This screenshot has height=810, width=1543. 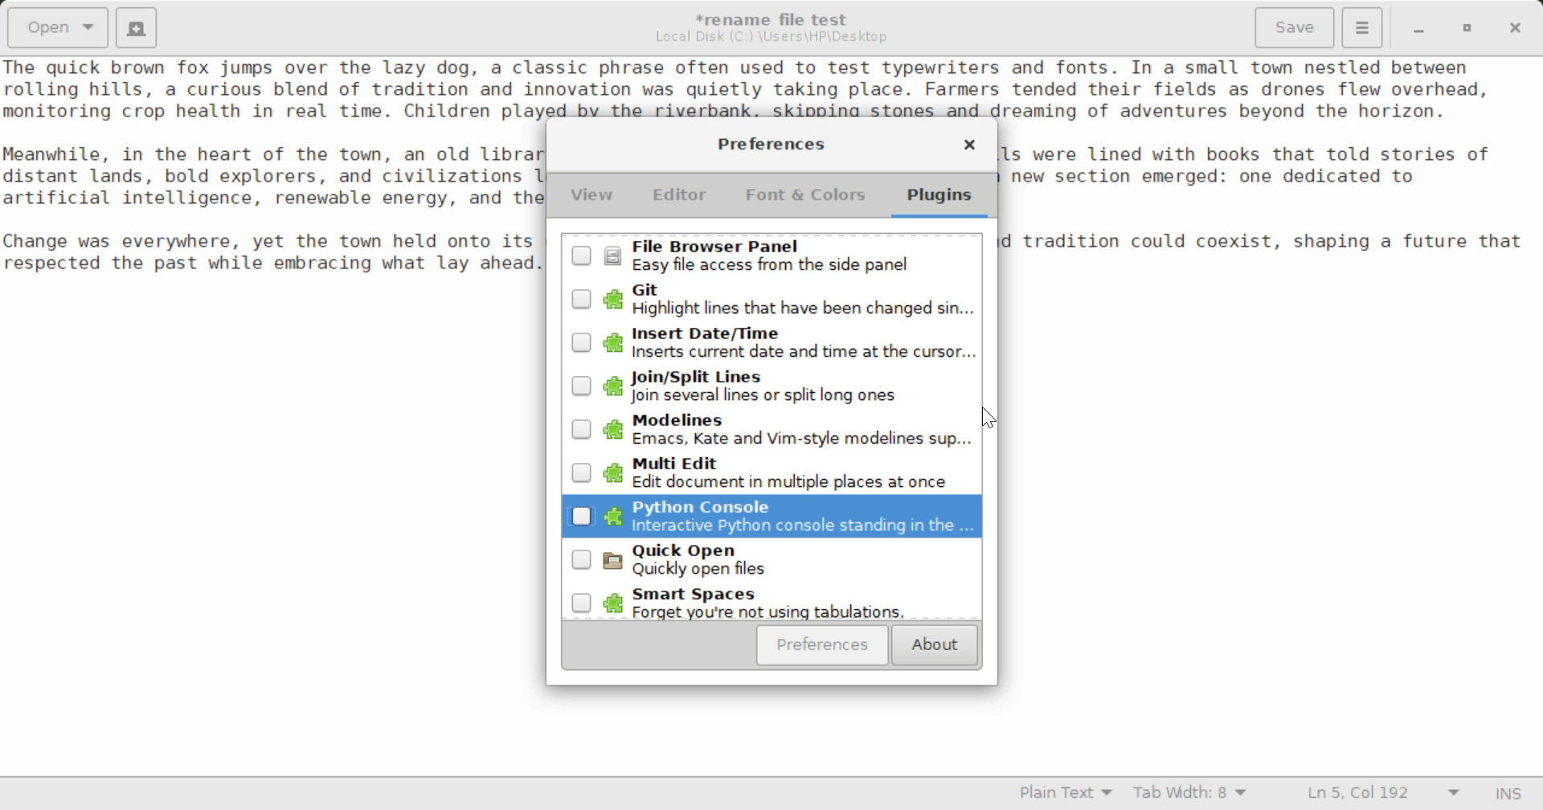 What do you see at coordinates (768, 340) in the screenshot?
I see `Unselected Insert Date/Time Plugin` at bounding box center [768, 340].